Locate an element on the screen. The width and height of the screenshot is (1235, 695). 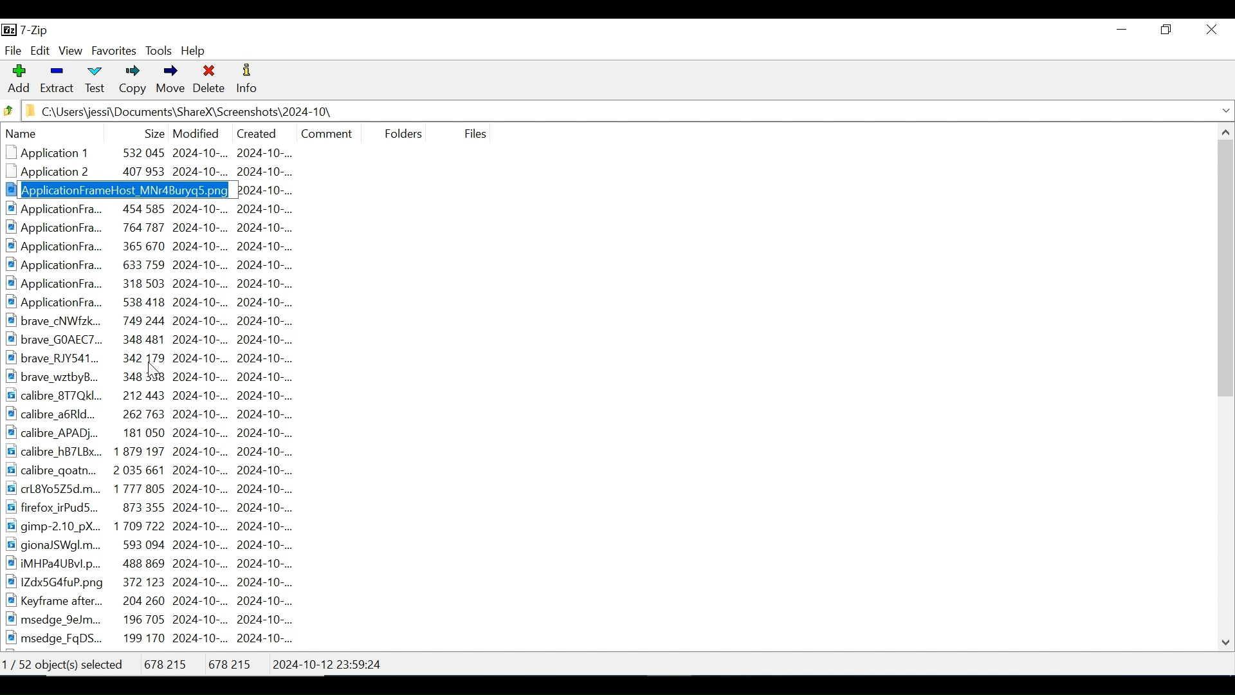
brave RJY541... 342 179 2024-10-... 2024-10-... is located at coordinates (164, 357).